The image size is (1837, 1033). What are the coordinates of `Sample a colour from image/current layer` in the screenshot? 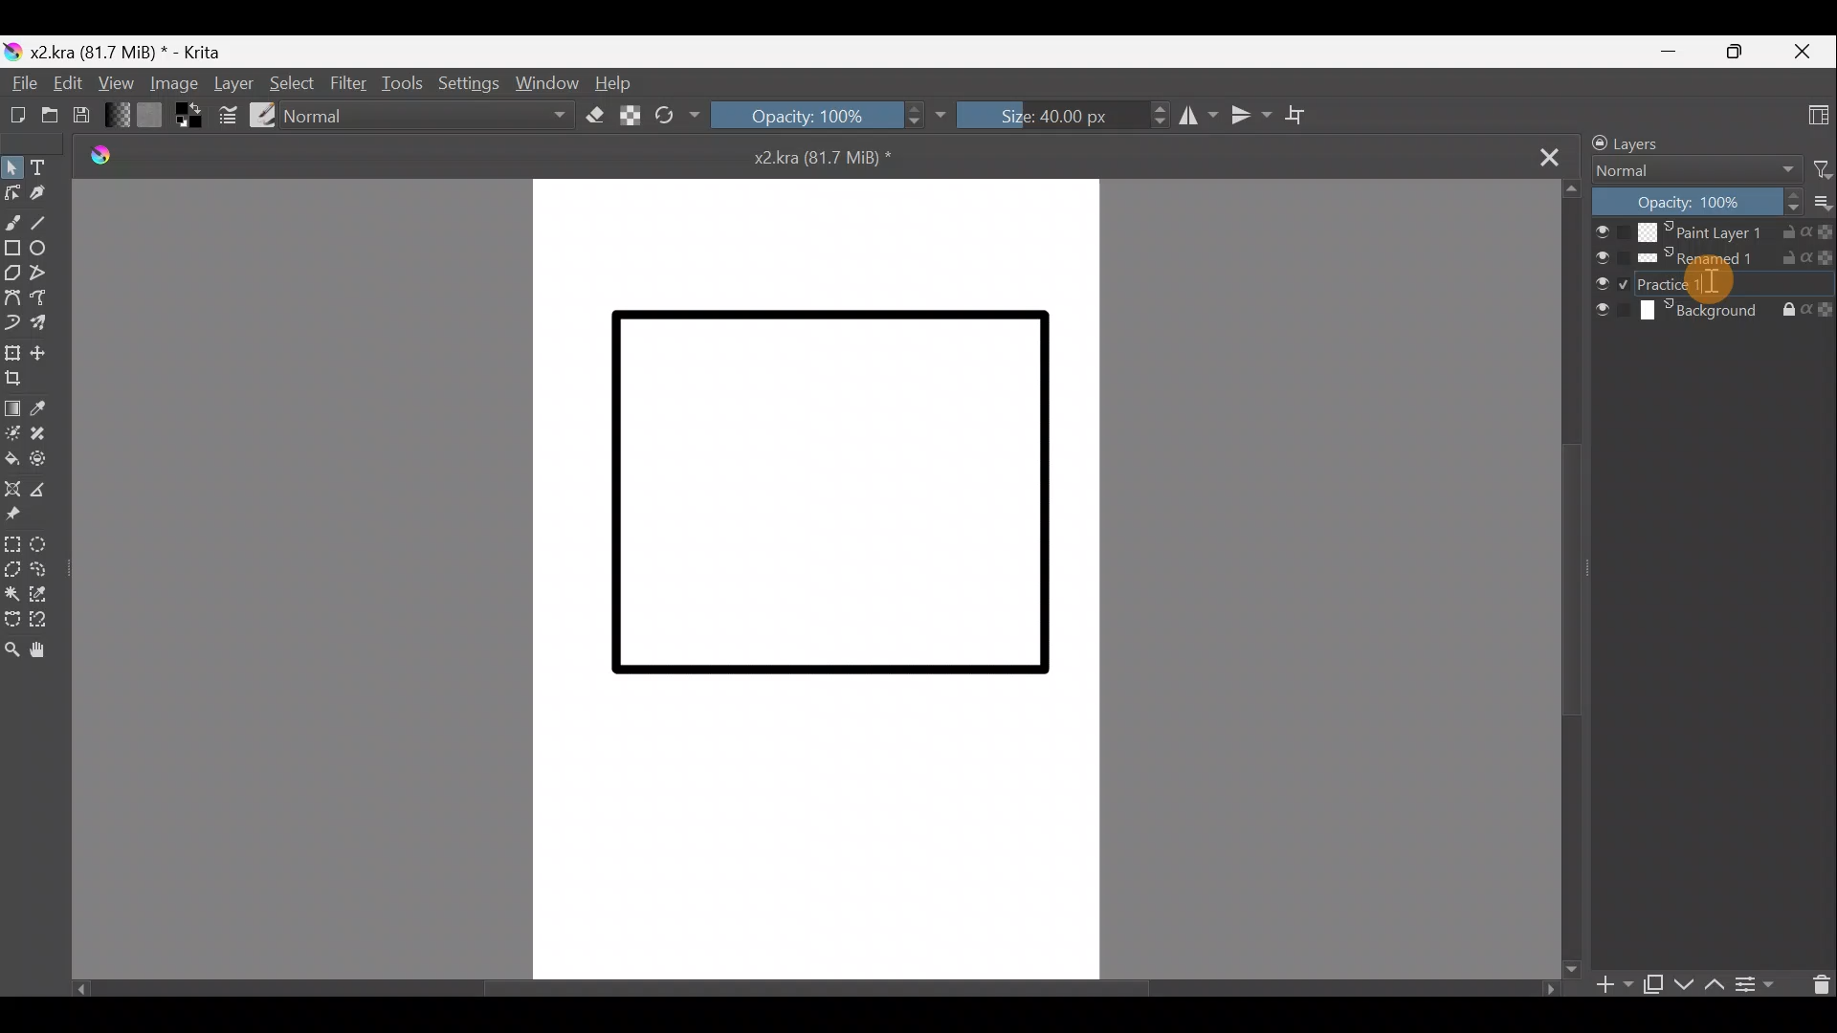 It's located at (47, 408).